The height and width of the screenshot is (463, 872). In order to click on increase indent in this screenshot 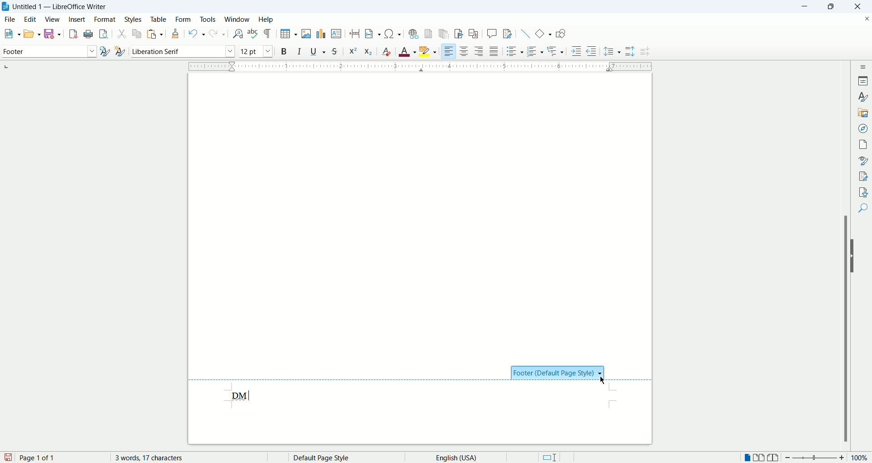, I will do `click(577, 51)`.